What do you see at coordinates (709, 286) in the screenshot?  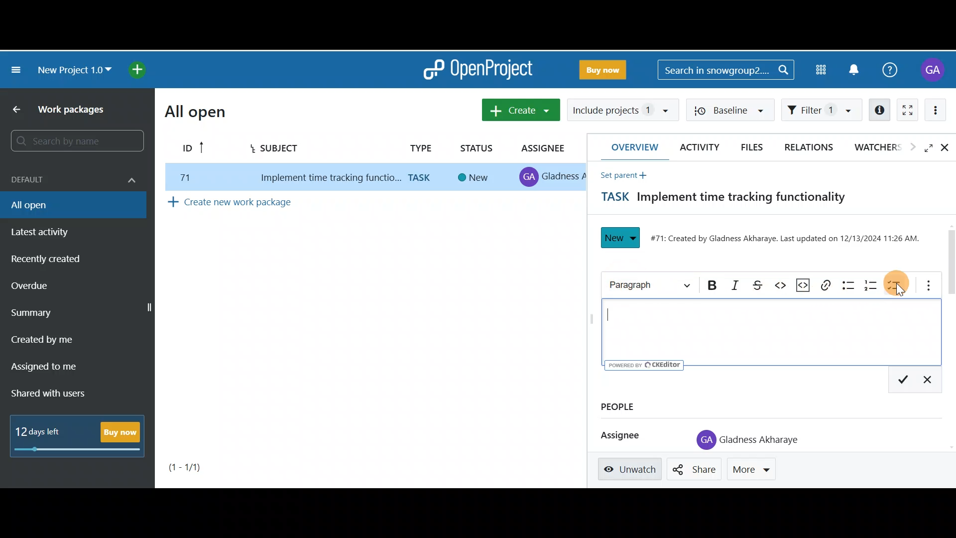 I see `Bold` at bounding box center [709, 286].